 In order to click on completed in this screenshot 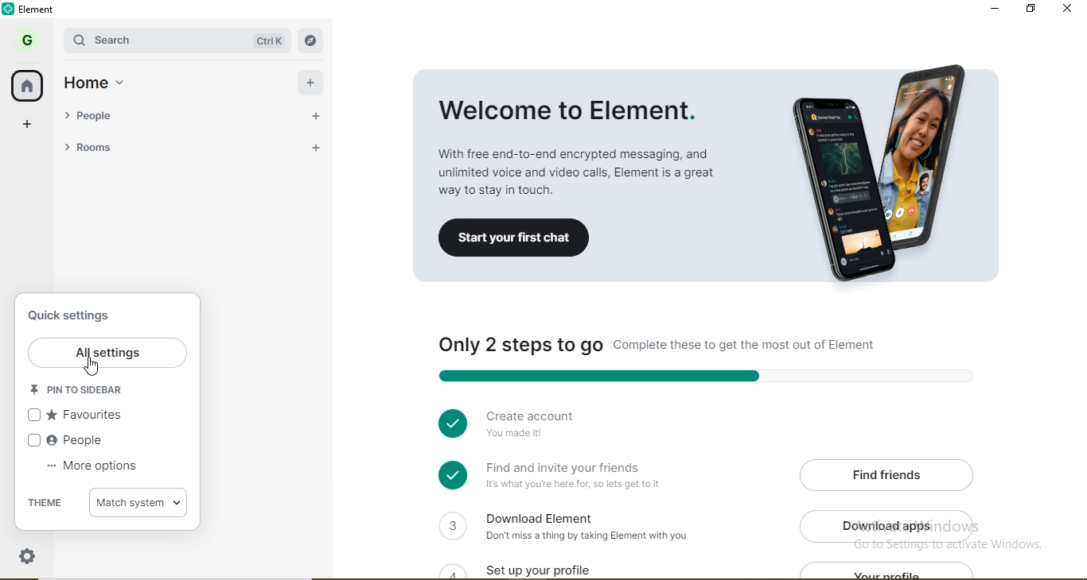, I will do `click(449, 421)`.